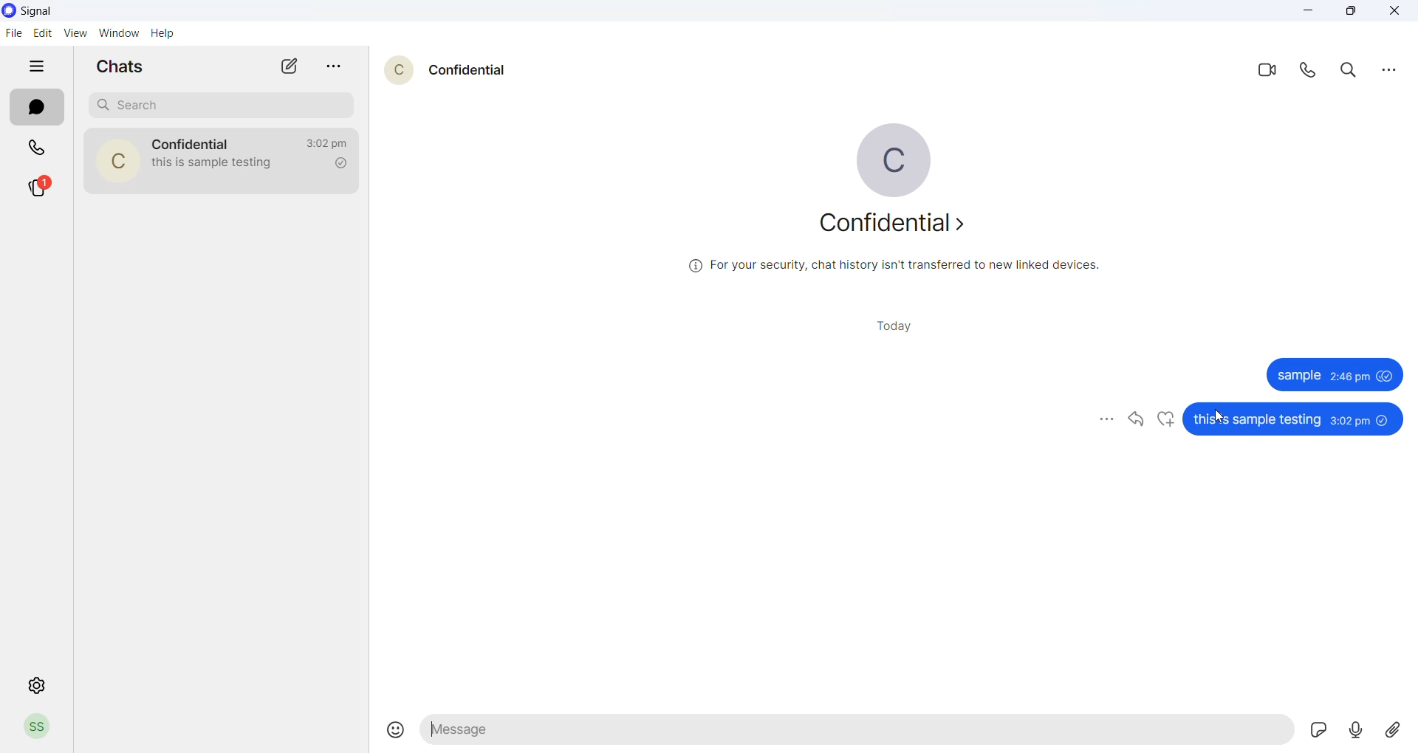  What do you see at coordinates (1337, 374) in the screenshot?
I see `messages` at bounding box center [1337, 374].